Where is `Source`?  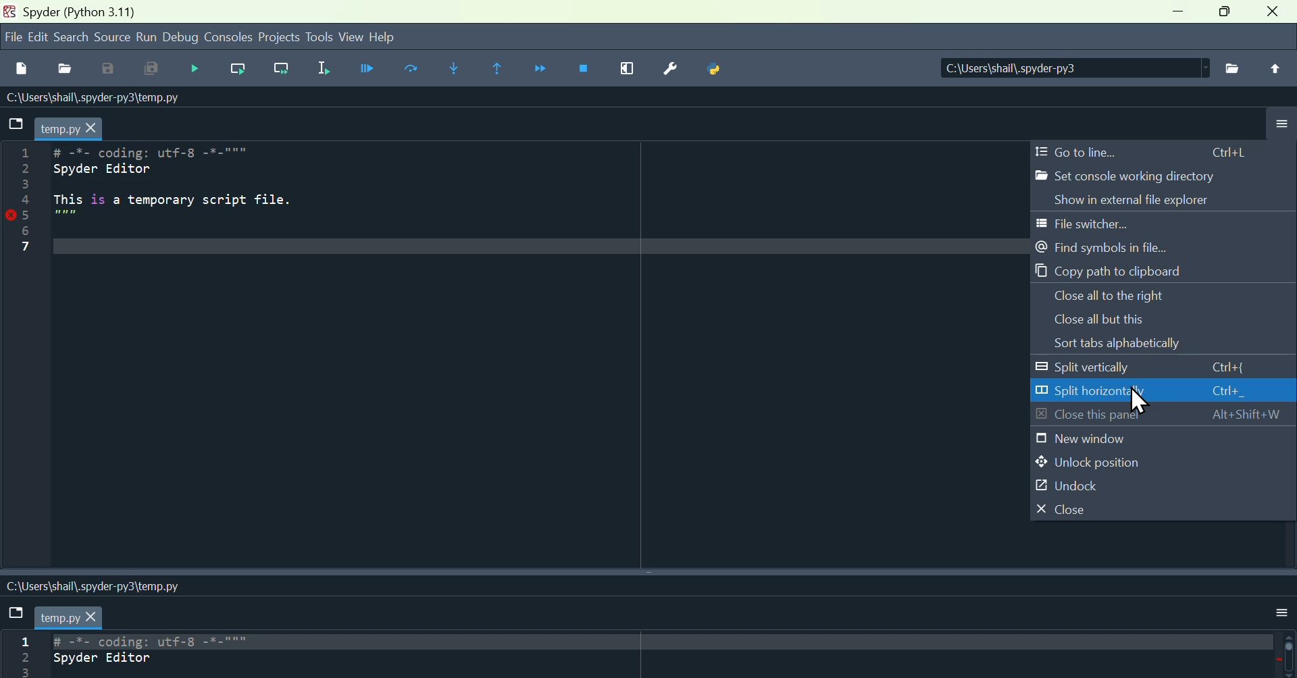 Source is located at coordinates (113, 41).